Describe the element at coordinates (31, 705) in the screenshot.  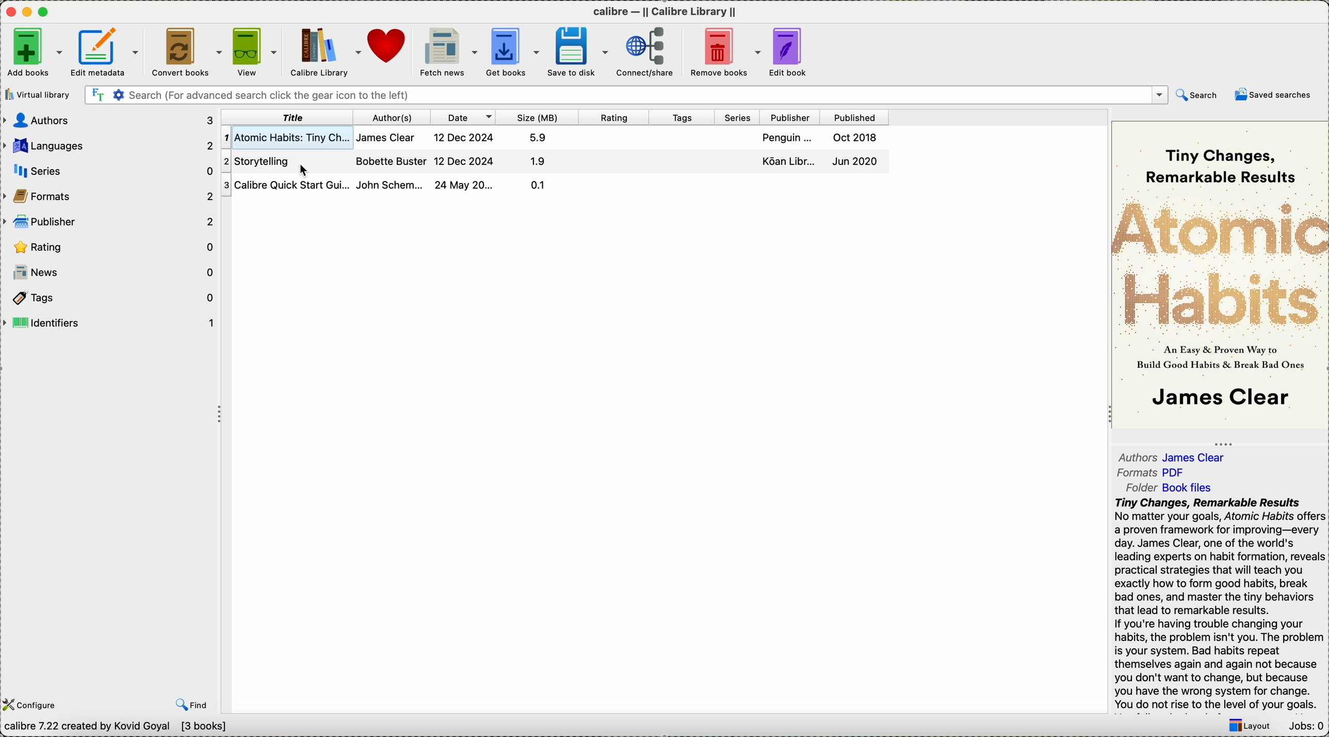
I see `configure` at that location.